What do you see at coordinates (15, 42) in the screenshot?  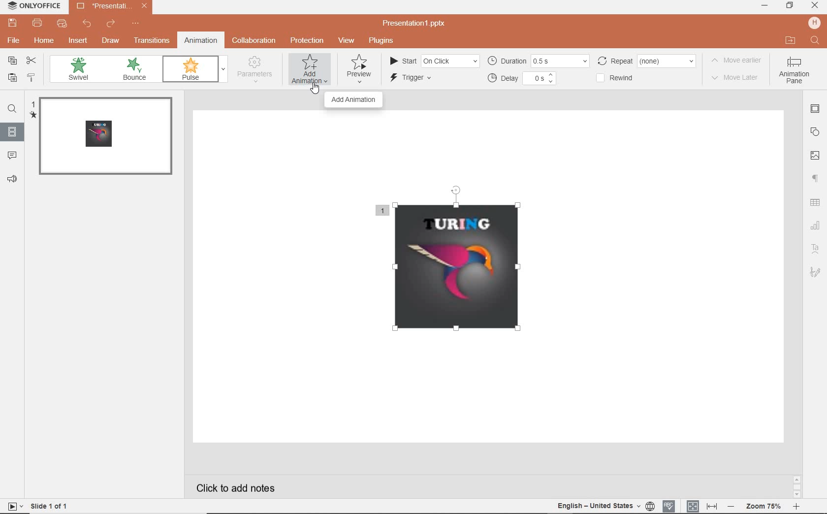 I see `file` at bounding box center [15, 42].